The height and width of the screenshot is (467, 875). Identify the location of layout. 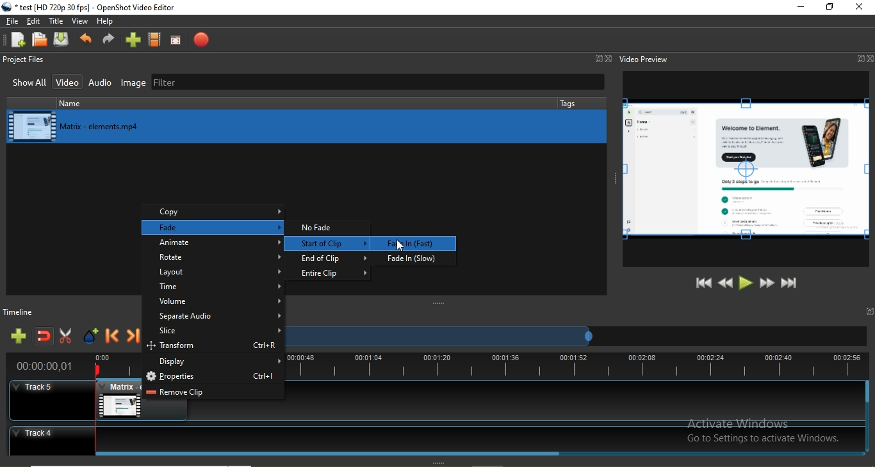
(216, 272).